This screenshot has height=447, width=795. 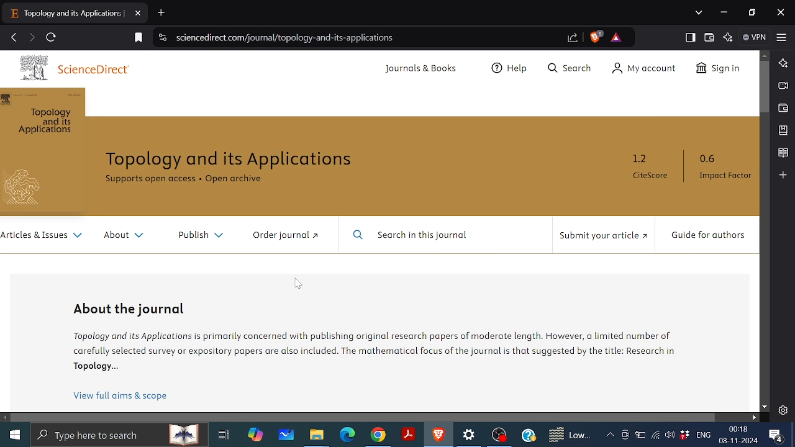 What do you see at coordinates (783, 410) in the screenshot?
I see `Settings` at bounding box center [783, 410].